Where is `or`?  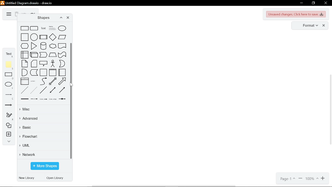
or is located at coordinates (62, 64).